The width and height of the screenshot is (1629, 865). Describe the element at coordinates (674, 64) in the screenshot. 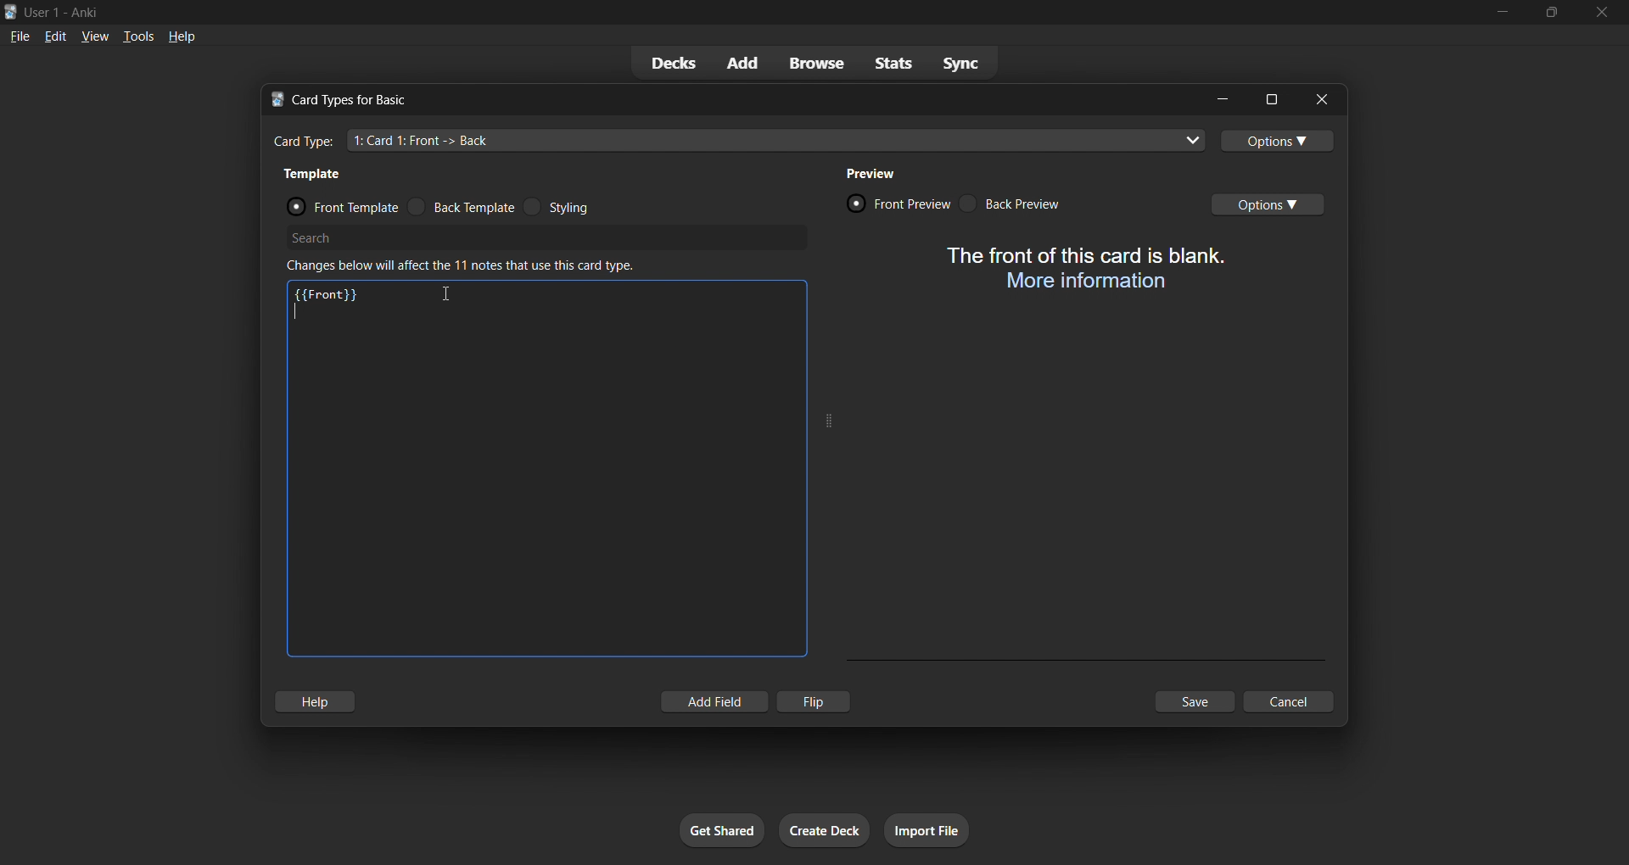

I see `decks` at that location.